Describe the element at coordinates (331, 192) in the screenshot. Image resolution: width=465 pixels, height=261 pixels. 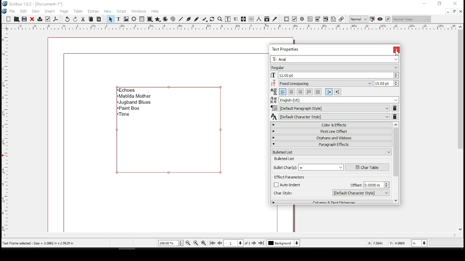
I see `character style` at that location.